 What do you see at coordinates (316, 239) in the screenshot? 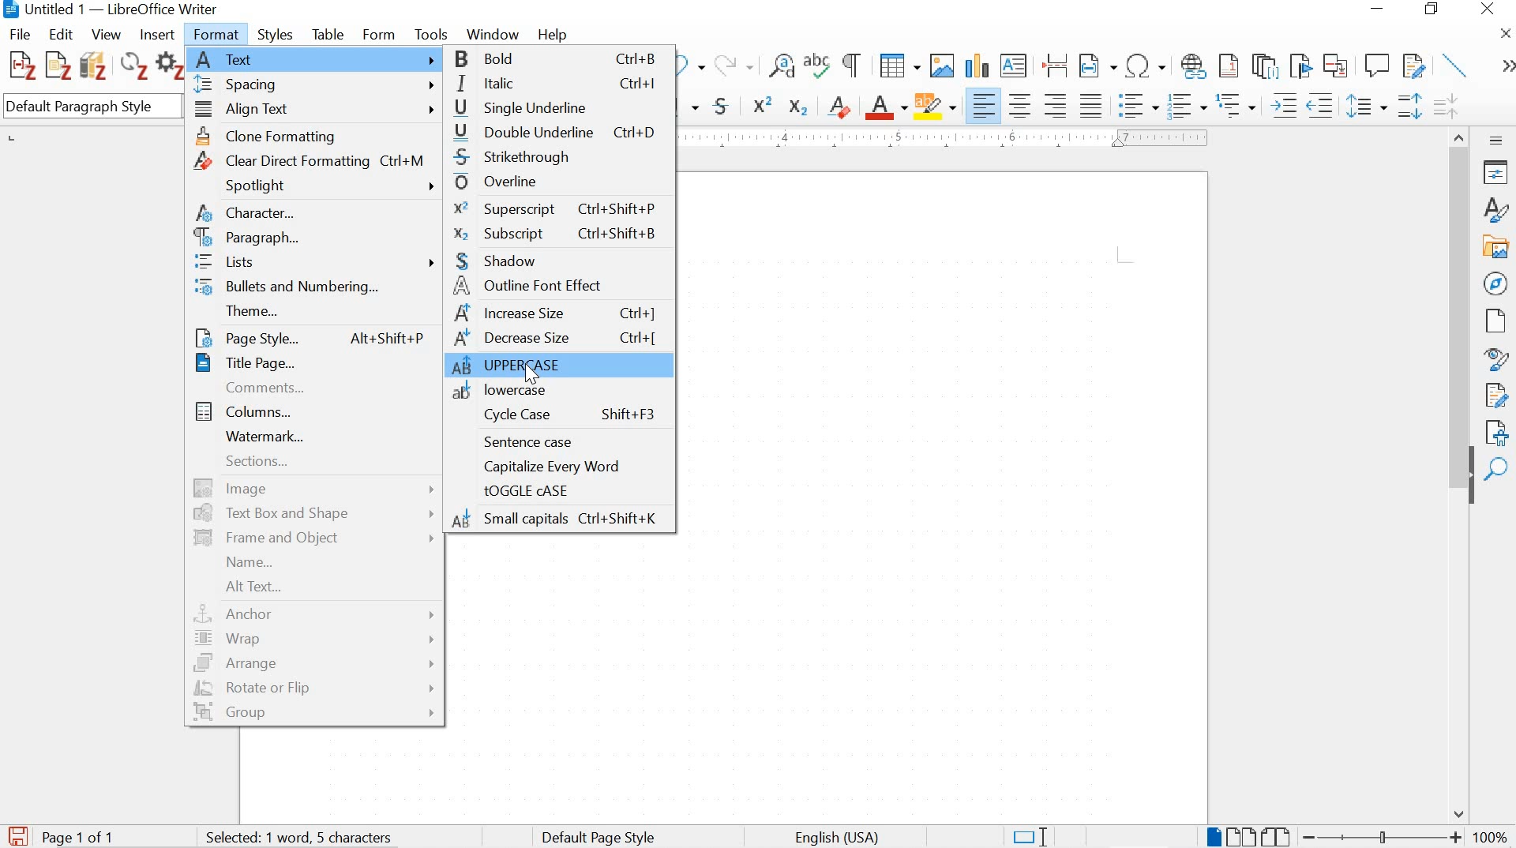
I see `paragraph` at bounding box center [316, 239].